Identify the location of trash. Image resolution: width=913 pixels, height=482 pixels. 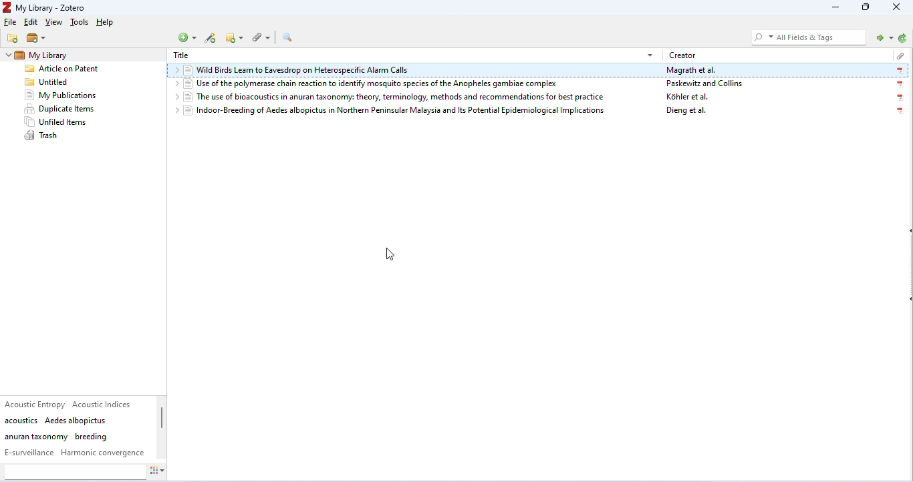
(42, 136).